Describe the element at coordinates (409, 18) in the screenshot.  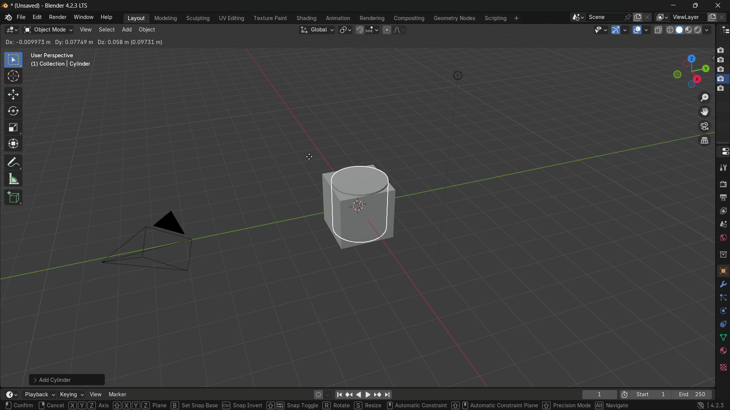
I see `compositing menu` at that location.